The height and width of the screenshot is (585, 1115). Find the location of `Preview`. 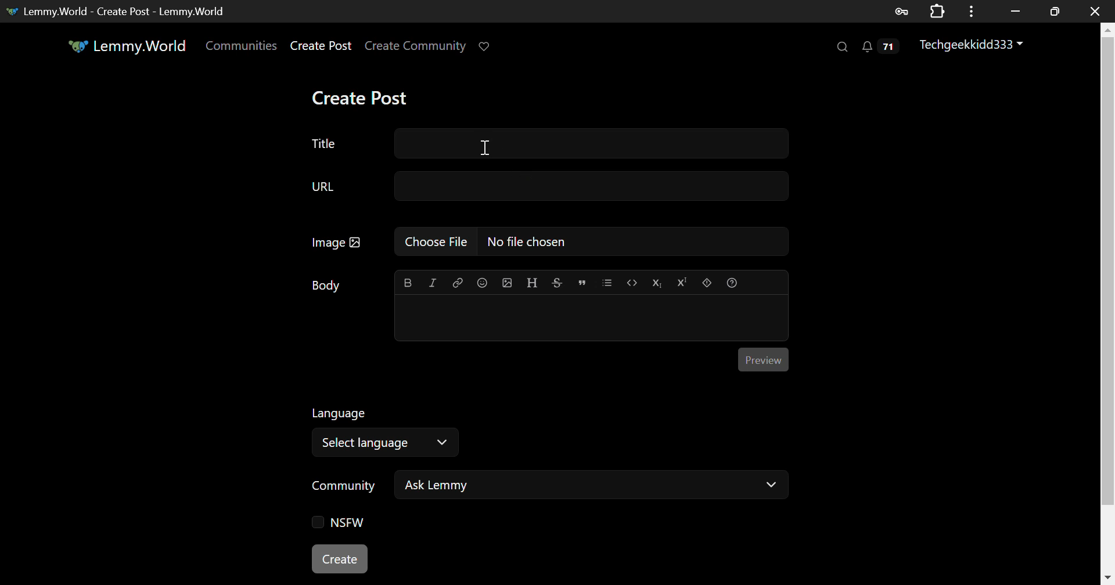

Preview is located at coordinates (764, 360).